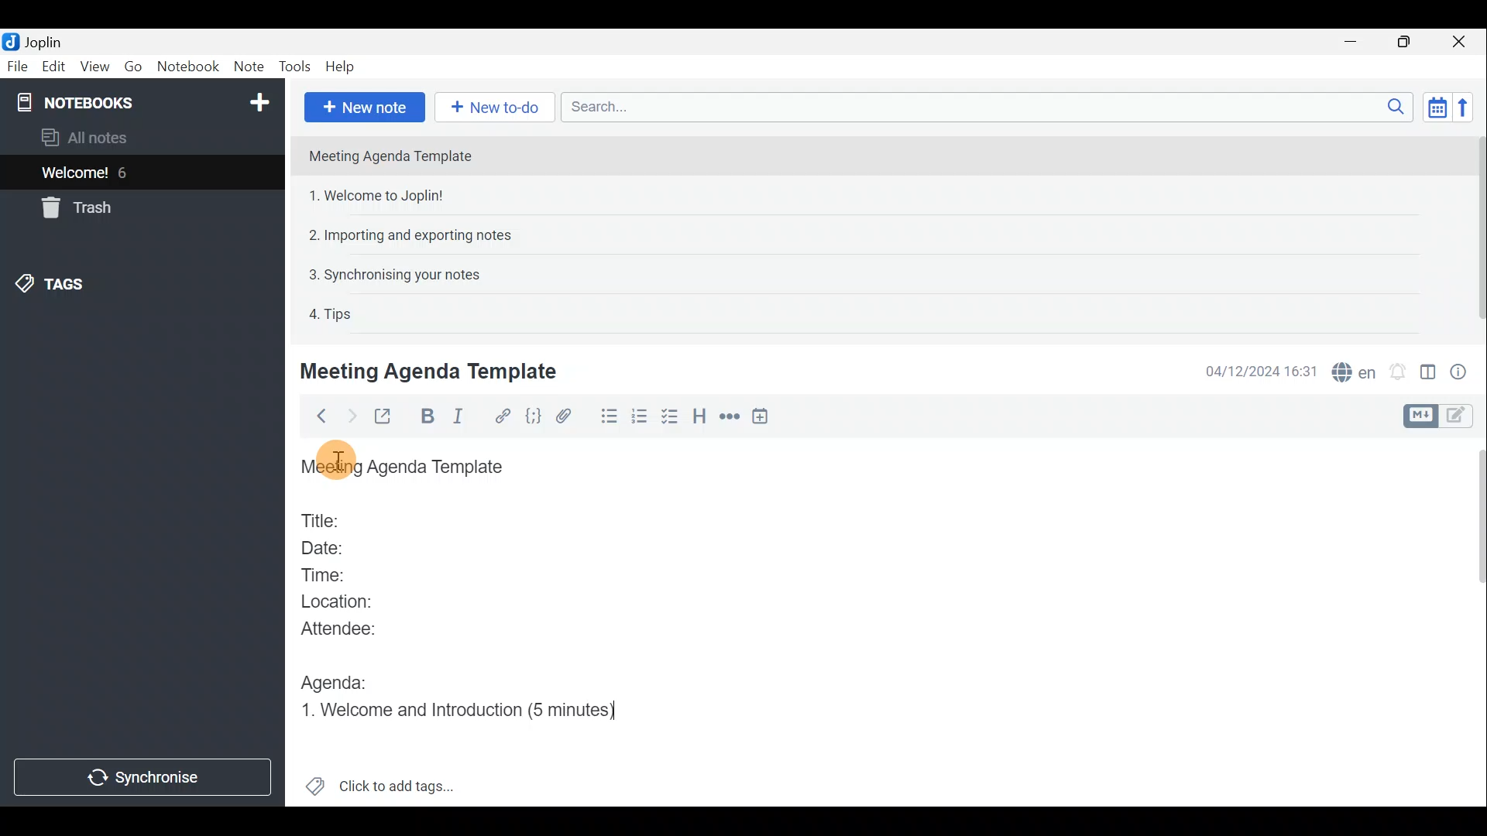  I want to click on Bold, so click(424, 416).